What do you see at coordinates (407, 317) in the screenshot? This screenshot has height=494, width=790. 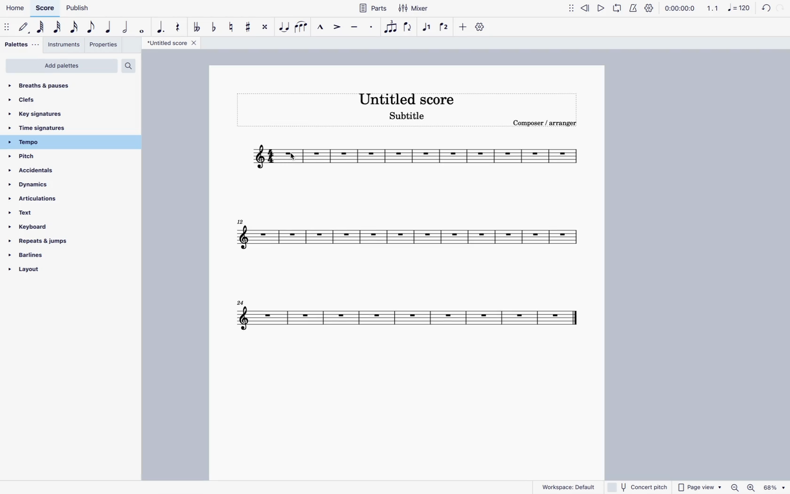 I see `score` at bounding box center [407, 317].